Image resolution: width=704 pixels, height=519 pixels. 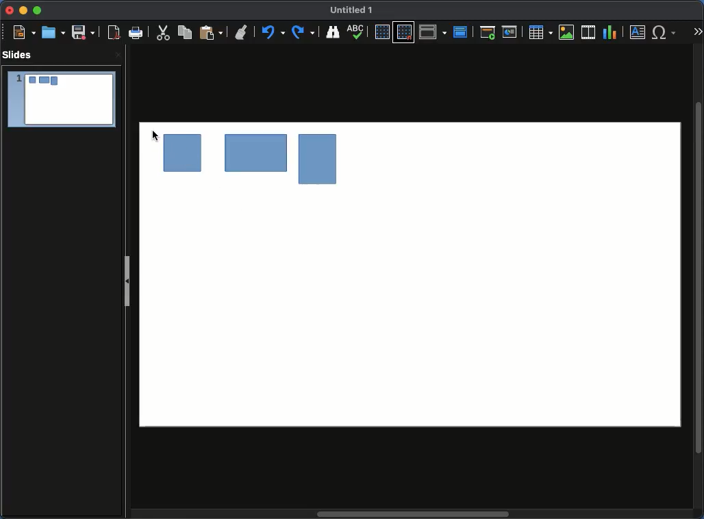 What do you see at coordinates (404, 33) in the screenshot?
I see `Snap to grid` at bounding box center [404, 33].